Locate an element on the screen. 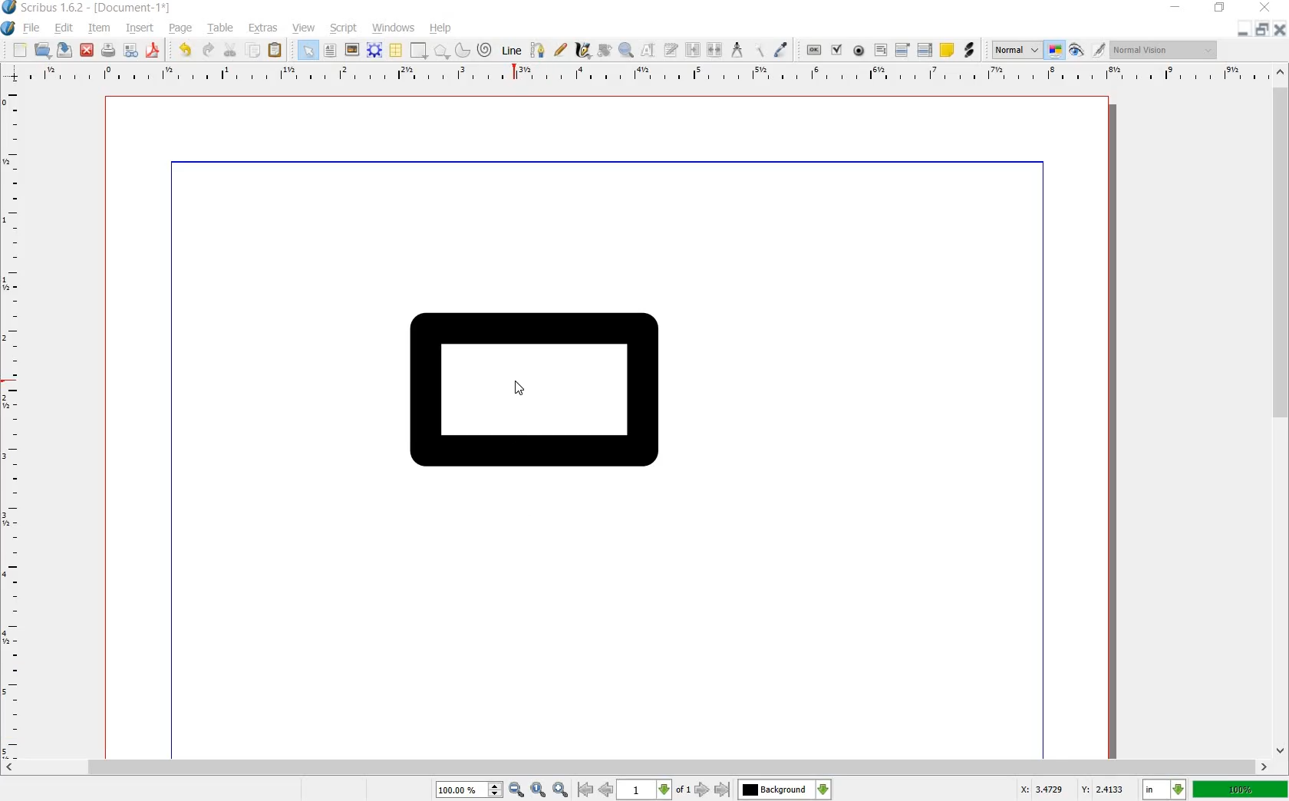 The image size is (1289, 801). edit in preview mode is located at coordinates (1087, 52).